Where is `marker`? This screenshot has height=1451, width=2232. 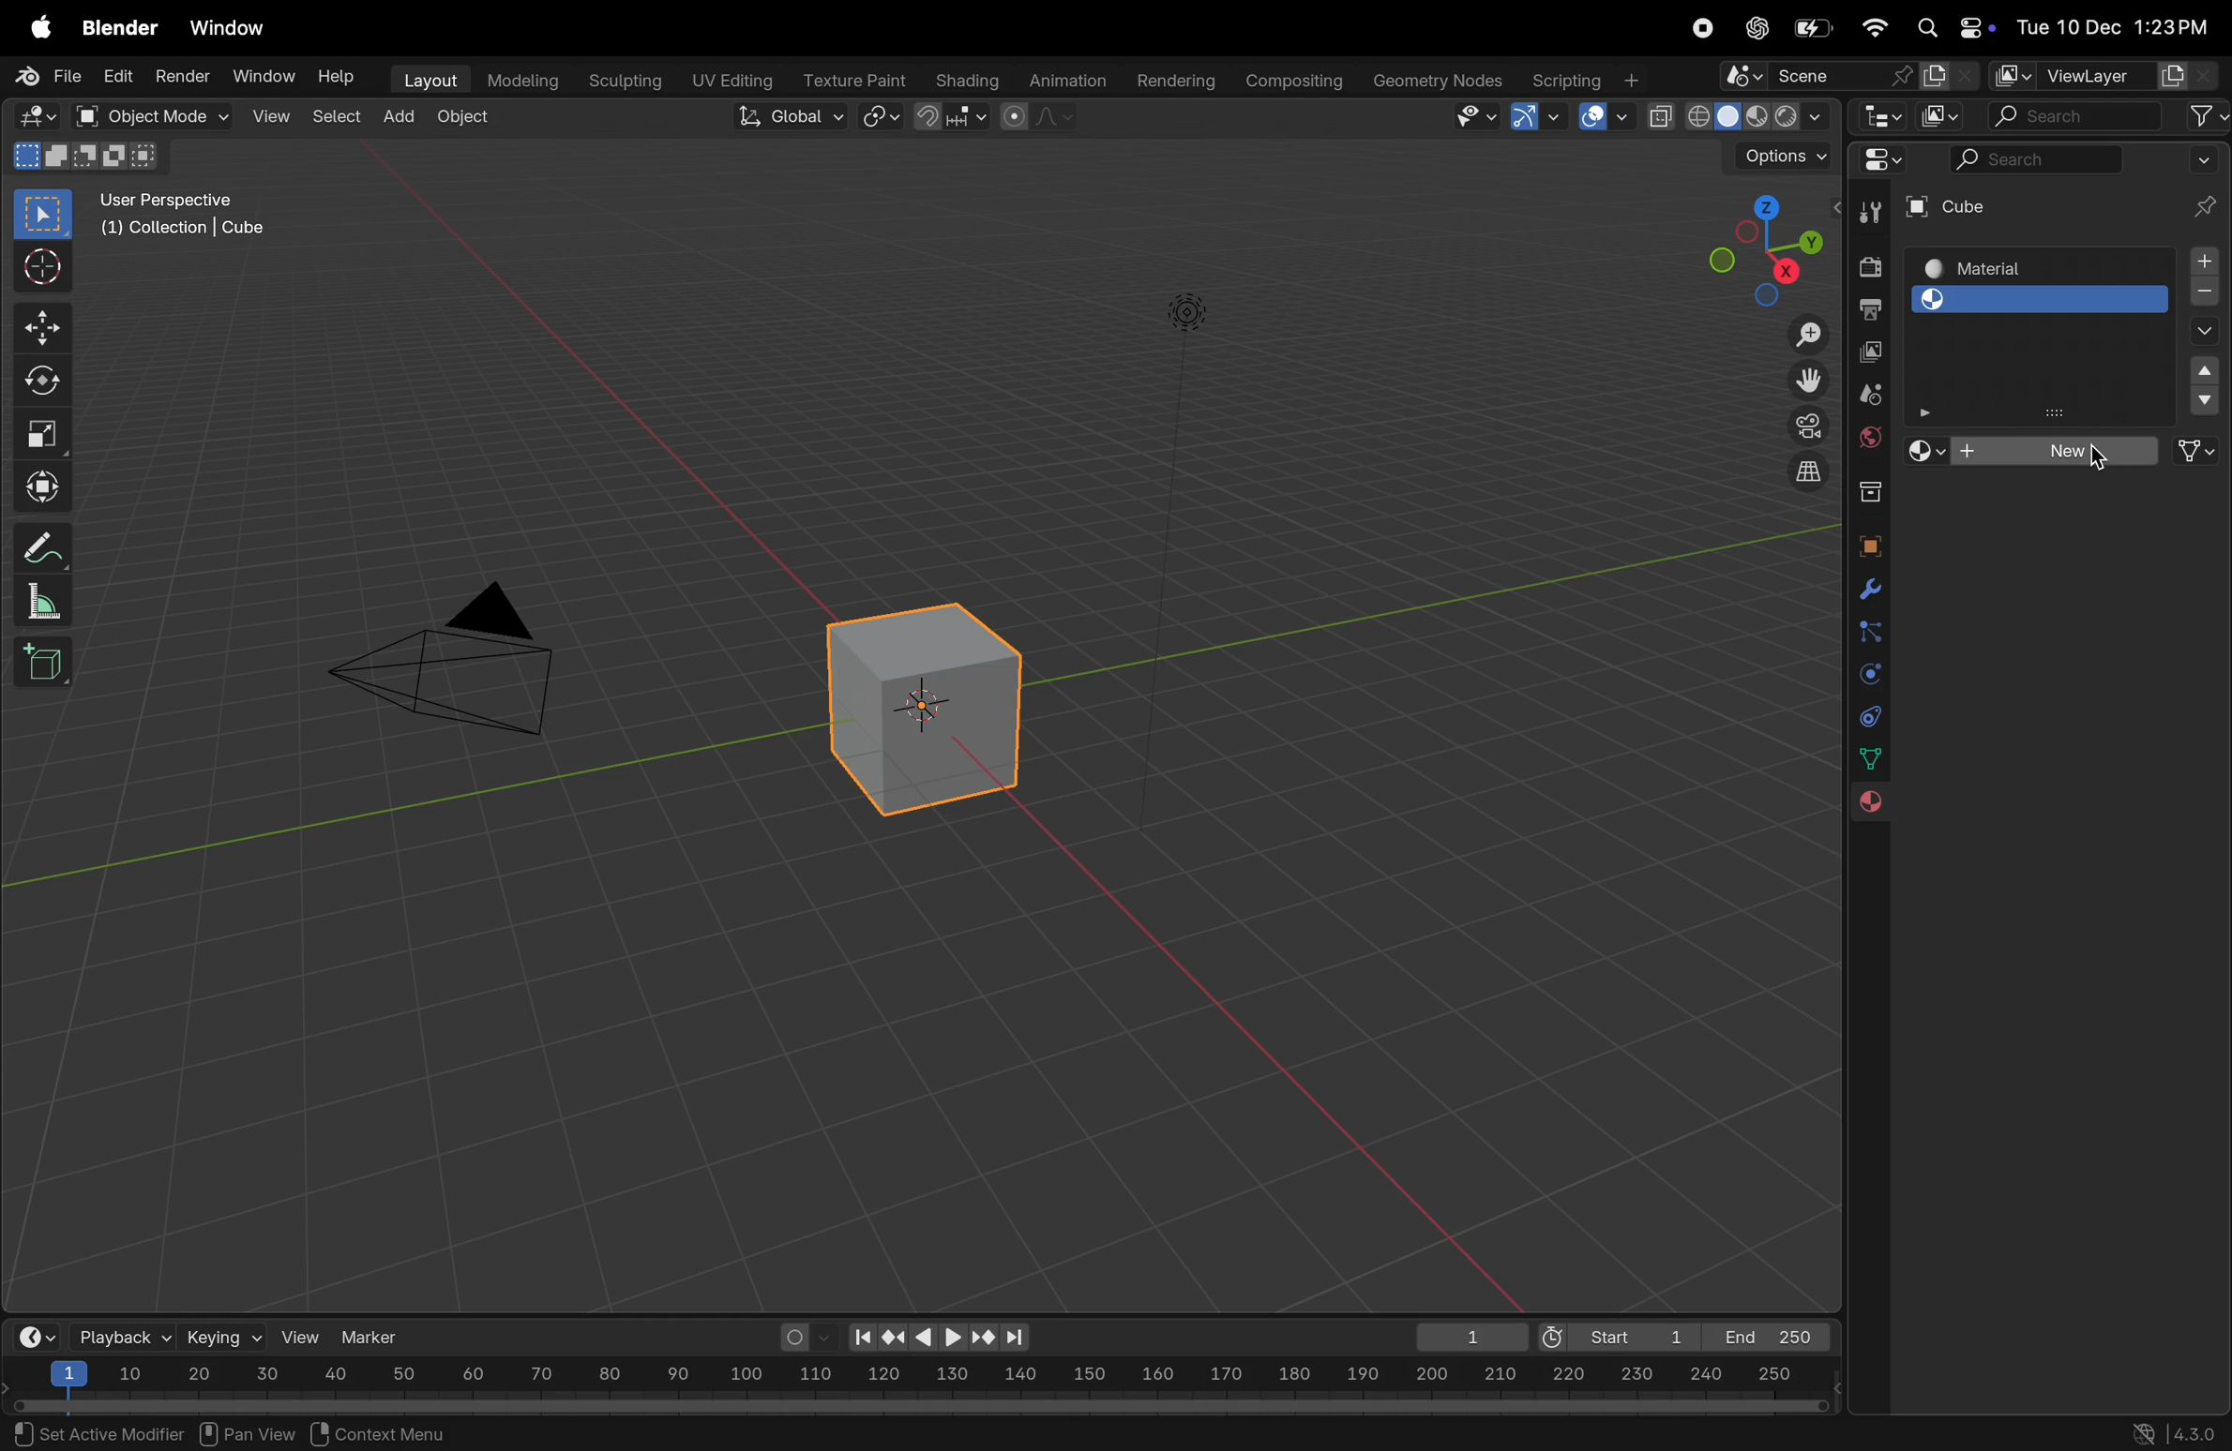 marker is located at coordinates (377, 1335).